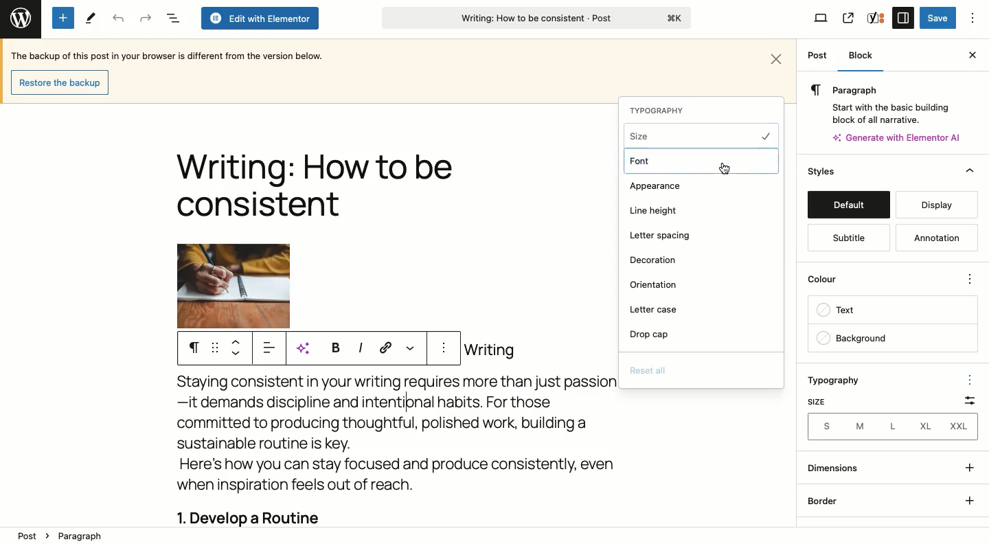 The image size is (989, 544). What do you see at coordinates (651, 161) in the screenshot?
I see `Font` at bounding box center [651, 161].